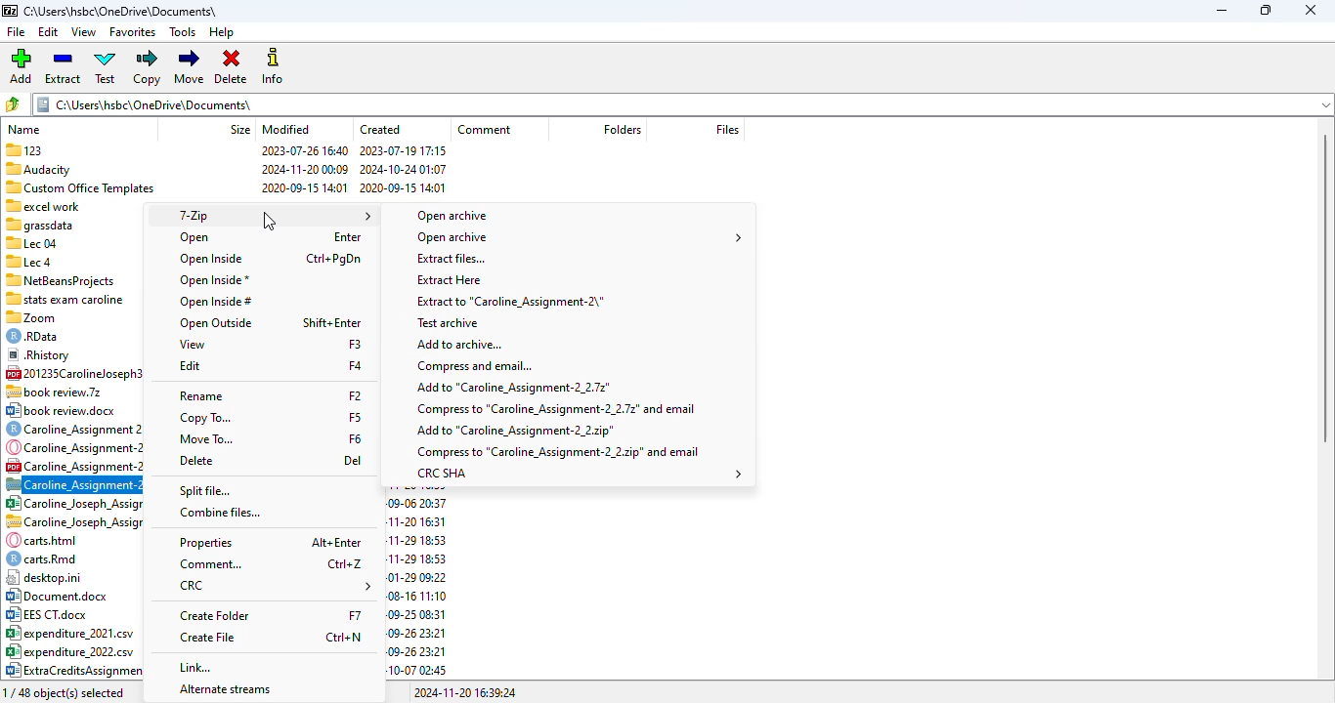  I want to click on shortcut for edit, so click(357, 366).